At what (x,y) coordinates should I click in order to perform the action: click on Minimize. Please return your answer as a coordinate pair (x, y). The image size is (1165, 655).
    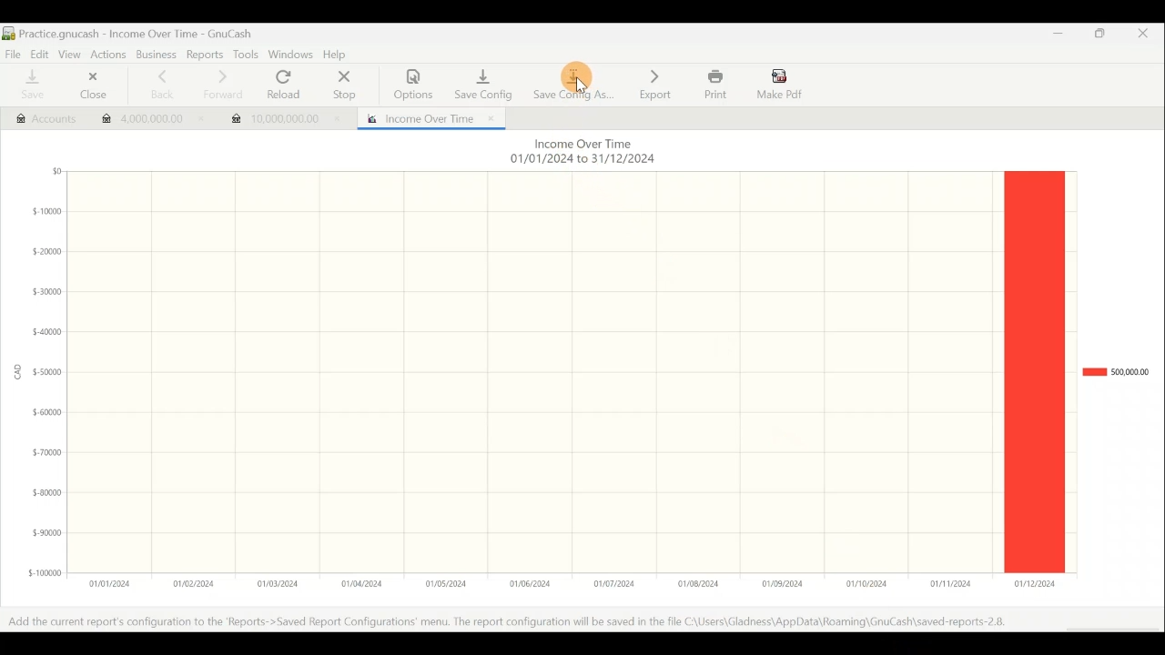
    Looking at the image, I should click on (1052, 38).